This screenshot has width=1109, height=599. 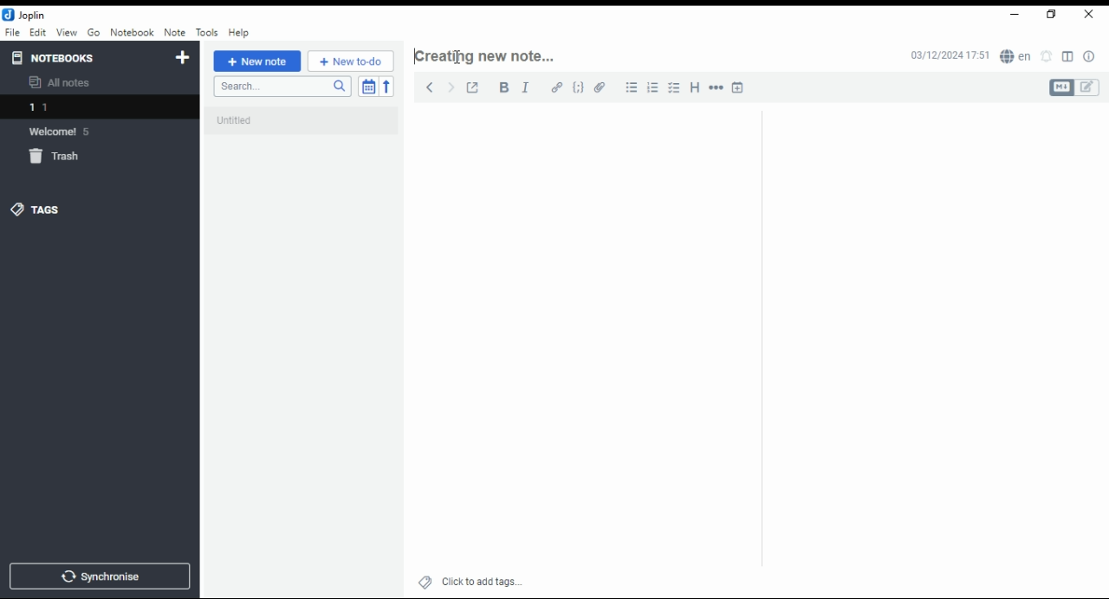 What do you see at coordinates (12, 32) in the screenshot?
I see `file` at bounding box center [12, 32].